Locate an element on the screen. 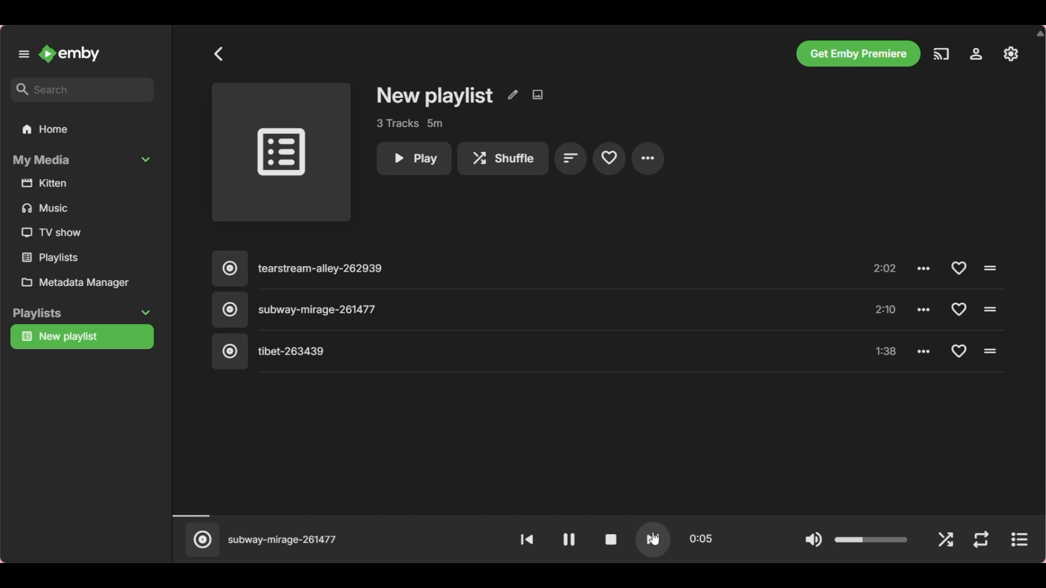 The width and height of the screenshot is (1046, 588). Metadata manager is located at coordinates (86, 283).